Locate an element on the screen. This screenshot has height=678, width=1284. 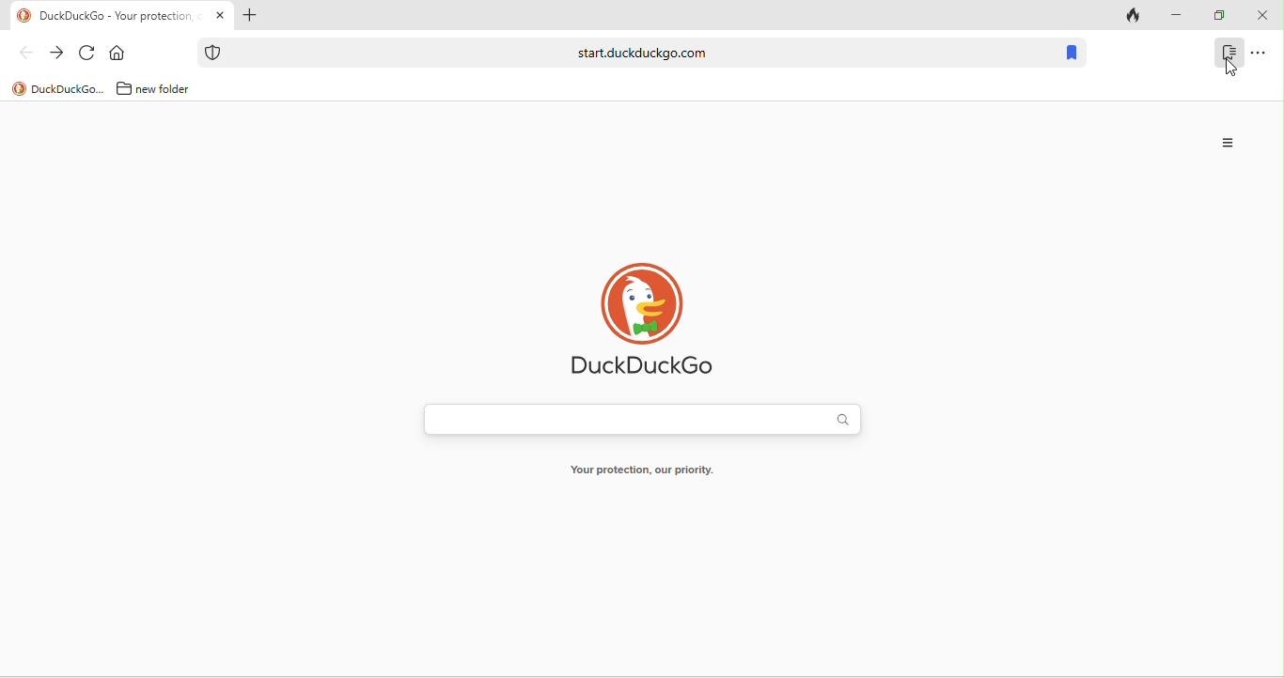
home is located at coordinates (121, 54).